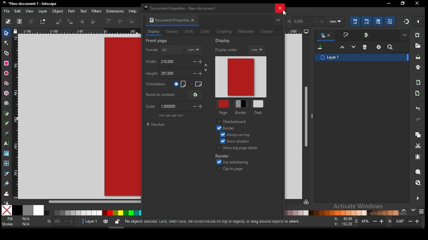  What do you see at coordinates (7, 183) in the screenshot?
I see `paint bucket tool` at bounding box center [7, 183].